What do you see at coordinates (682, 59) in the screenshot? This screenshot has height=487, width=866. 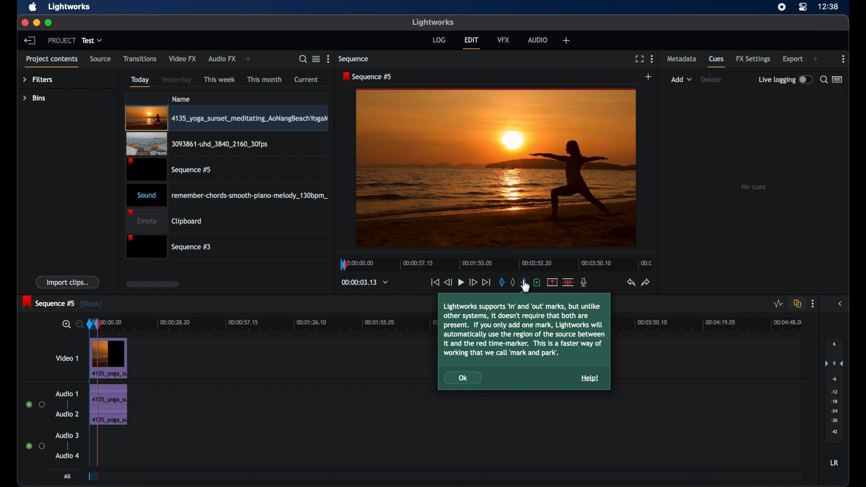 I see `metadata` at bounding box center [682, 59].